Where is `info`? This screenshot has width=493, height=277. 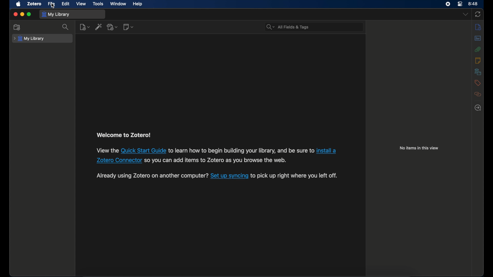 info is located at coordinates (479, 27).